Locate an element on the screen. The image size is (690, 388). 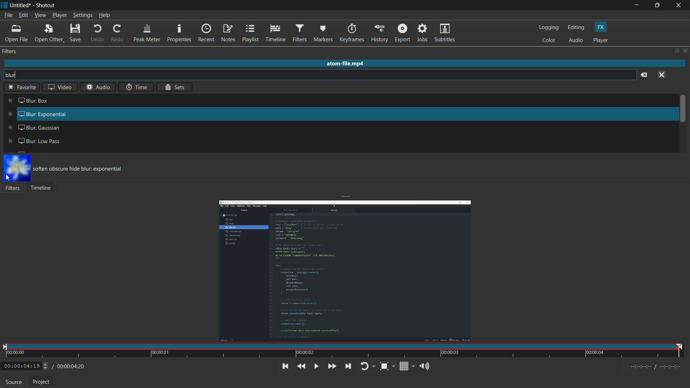
help menu is located at coordinates (105, 15).